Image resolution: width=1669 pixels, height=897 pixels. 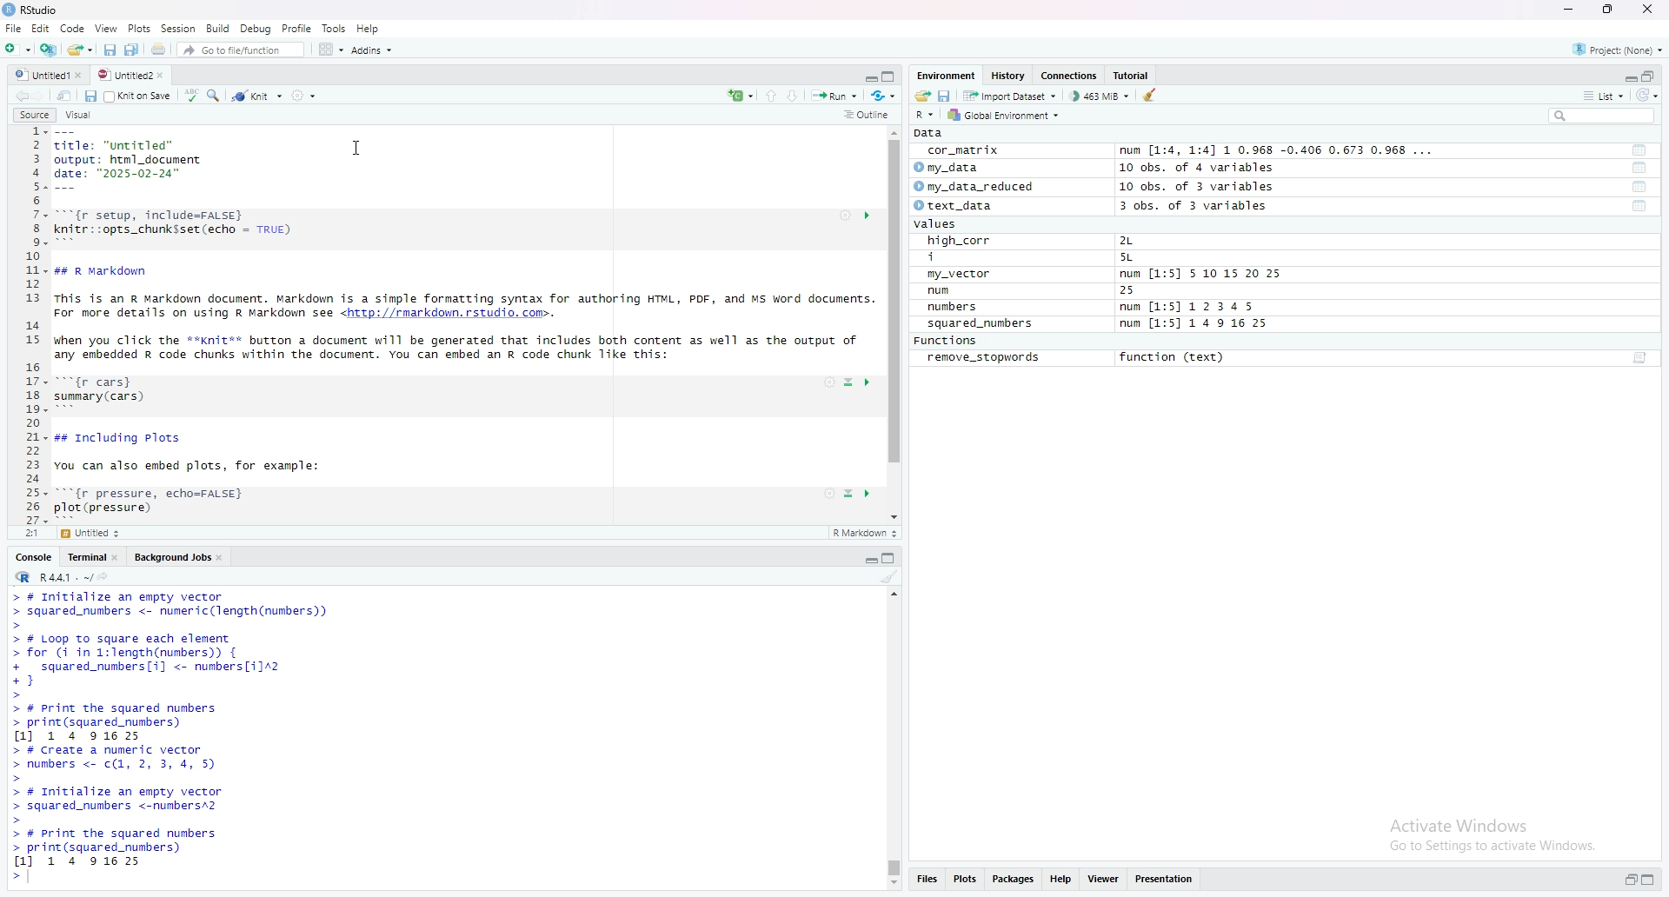 I want to click on 3 obs. of 3 variables, so click(x=1209, y=206).